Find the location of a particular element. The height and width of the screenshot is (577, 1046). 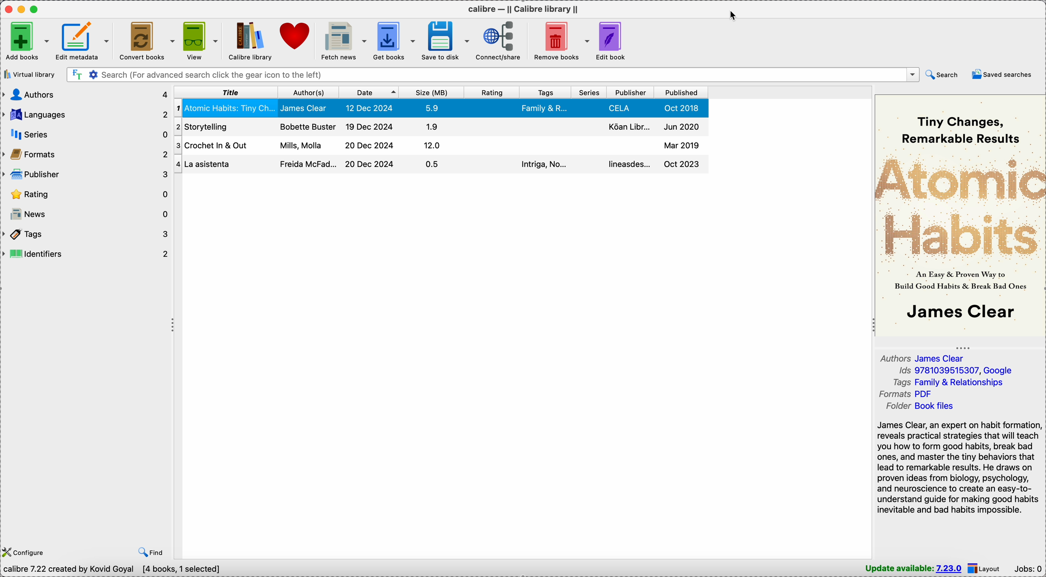

Calibre 7.22 created by Kovid Goyal [4 books, 1 selected] is located at coordinates (115, 570).